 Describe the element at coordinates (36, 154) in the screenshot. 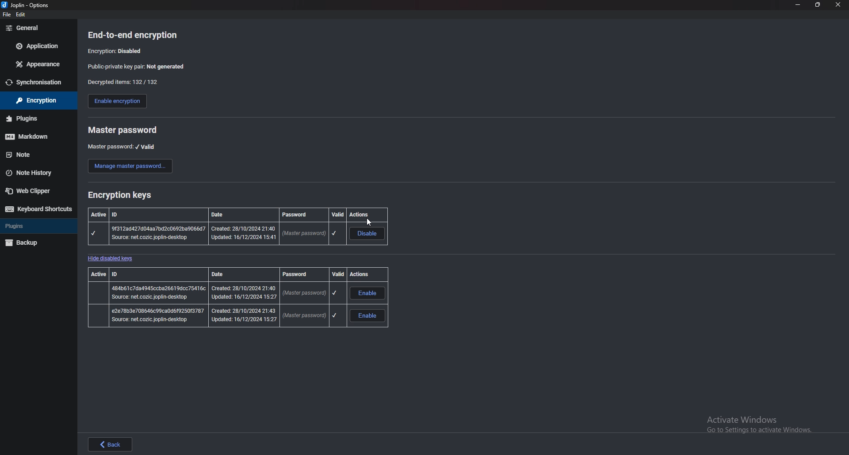

I see `note` at that location.